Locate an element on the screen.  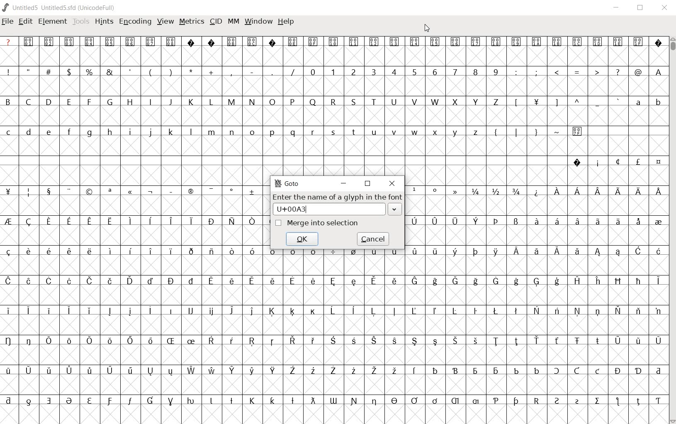
logo is located at coordinates (6, 7).